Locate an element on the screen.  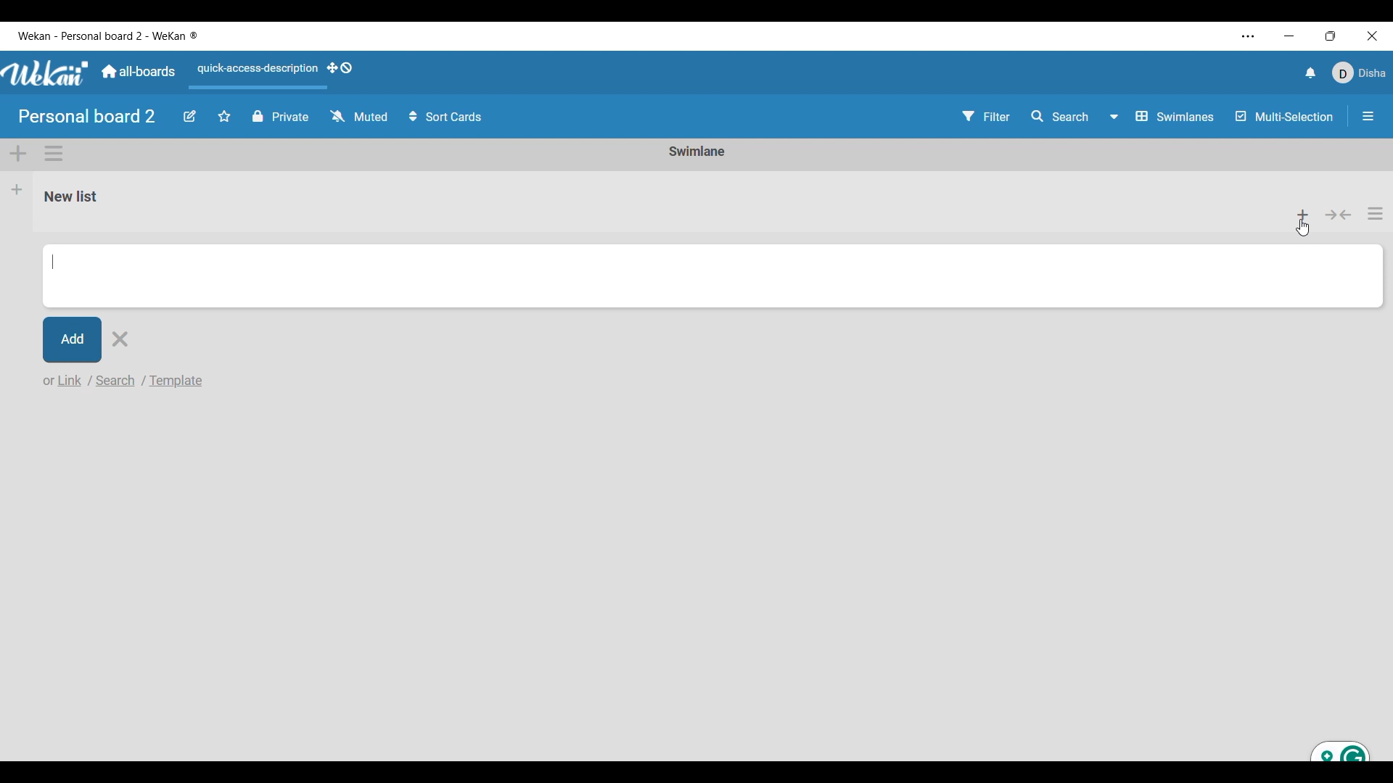
Show interface in a smaller tab  is located at coordinates (1331, 36).